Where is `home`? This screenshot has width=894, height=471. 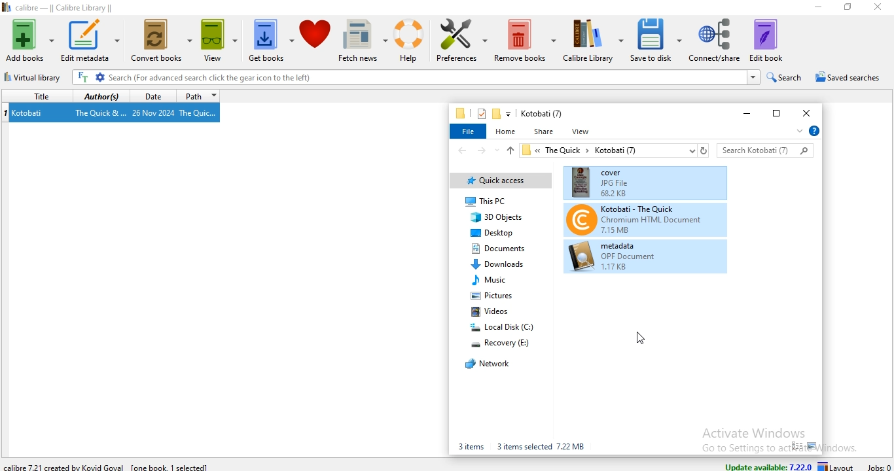 home is located at coordinates (507, 130).